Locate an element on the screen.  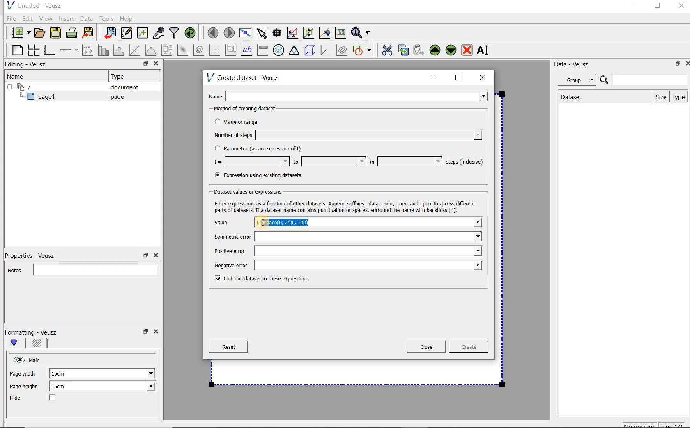
plot a function is located at coordinates (150, 50).